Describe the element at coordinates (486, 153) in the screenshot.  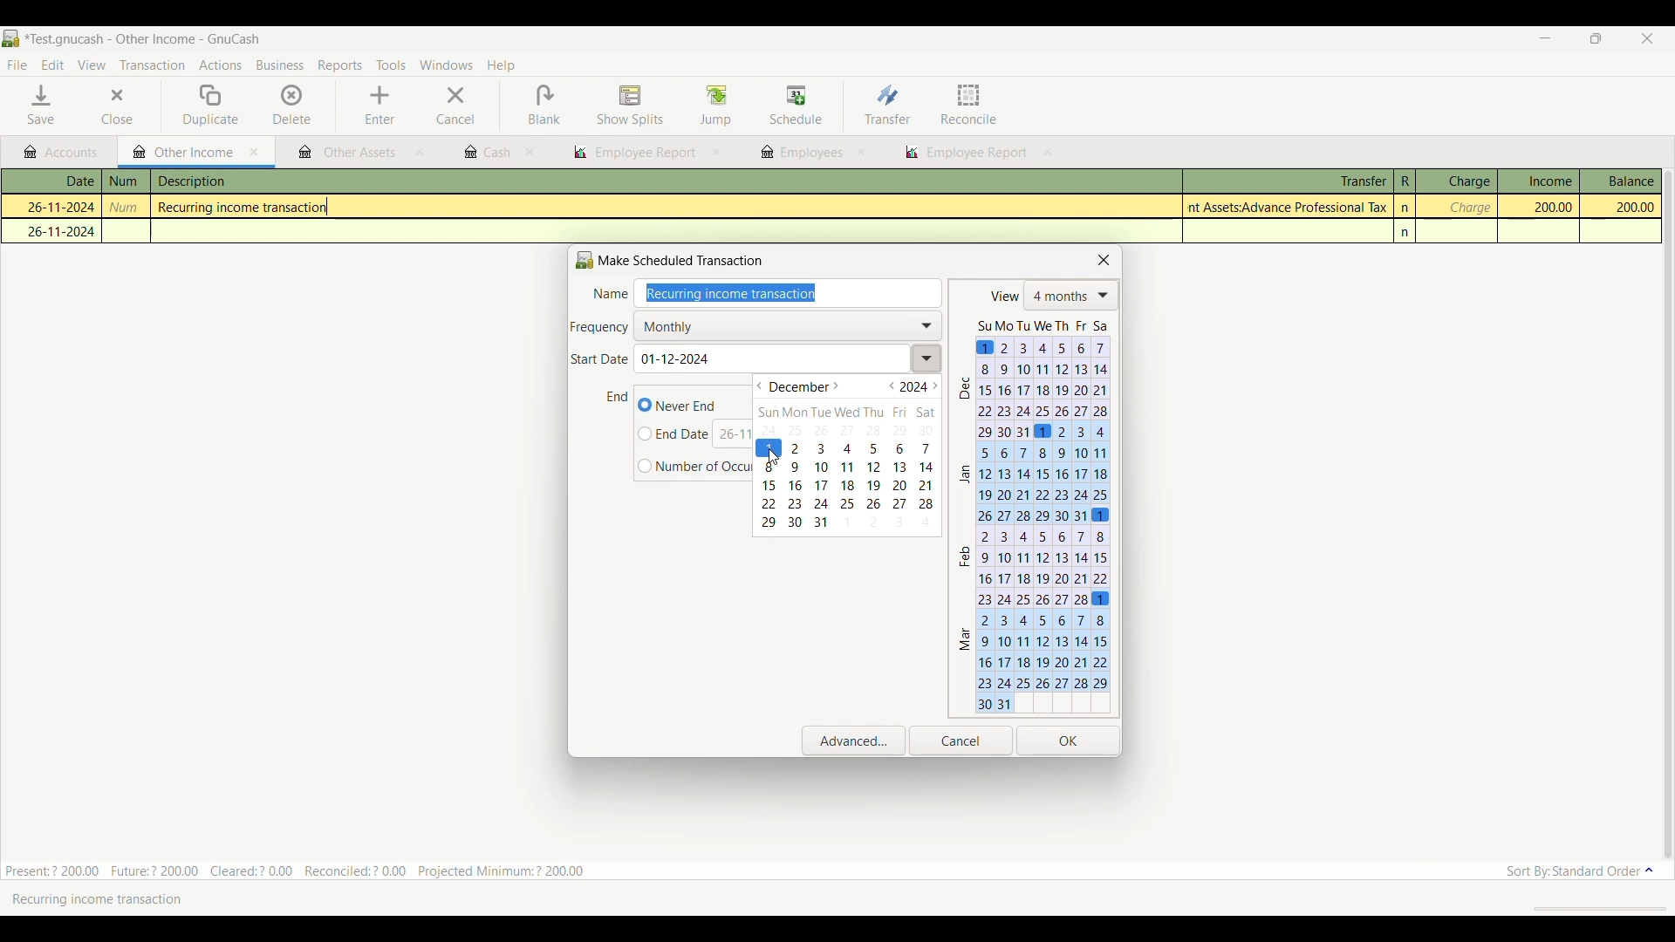
I see `cash` at that location.